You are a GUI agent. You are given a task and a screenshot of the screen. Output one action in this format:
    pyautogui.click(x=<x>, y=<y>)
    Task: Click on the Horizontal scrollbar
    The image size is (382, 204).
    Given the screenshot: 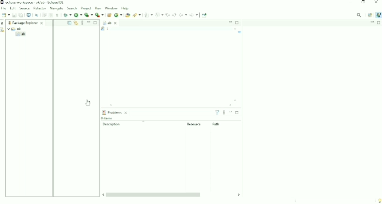 What is the action you would take?
    pyautogui.click(x=167, y=105)
    